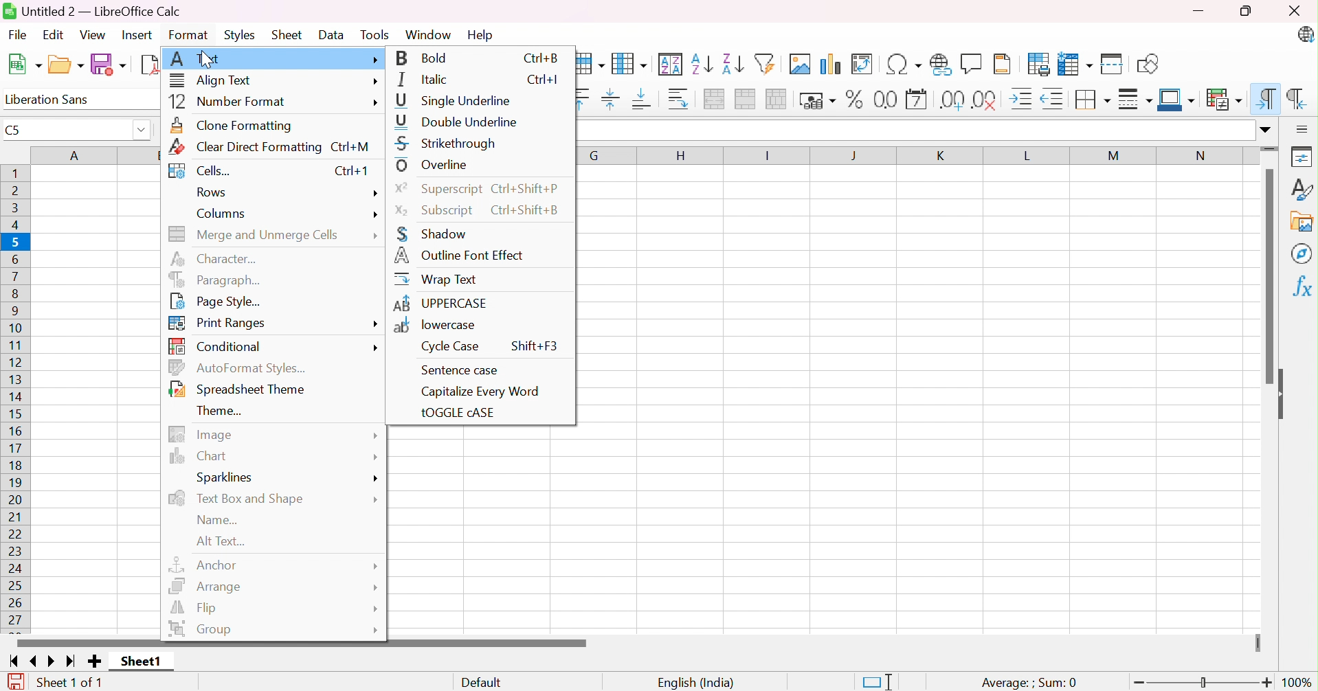 The height and width of the screenshot is (691, 1318). Describe the element at coordinates (446, 143) in the screenshot. I see `Strikethrough` at that location.